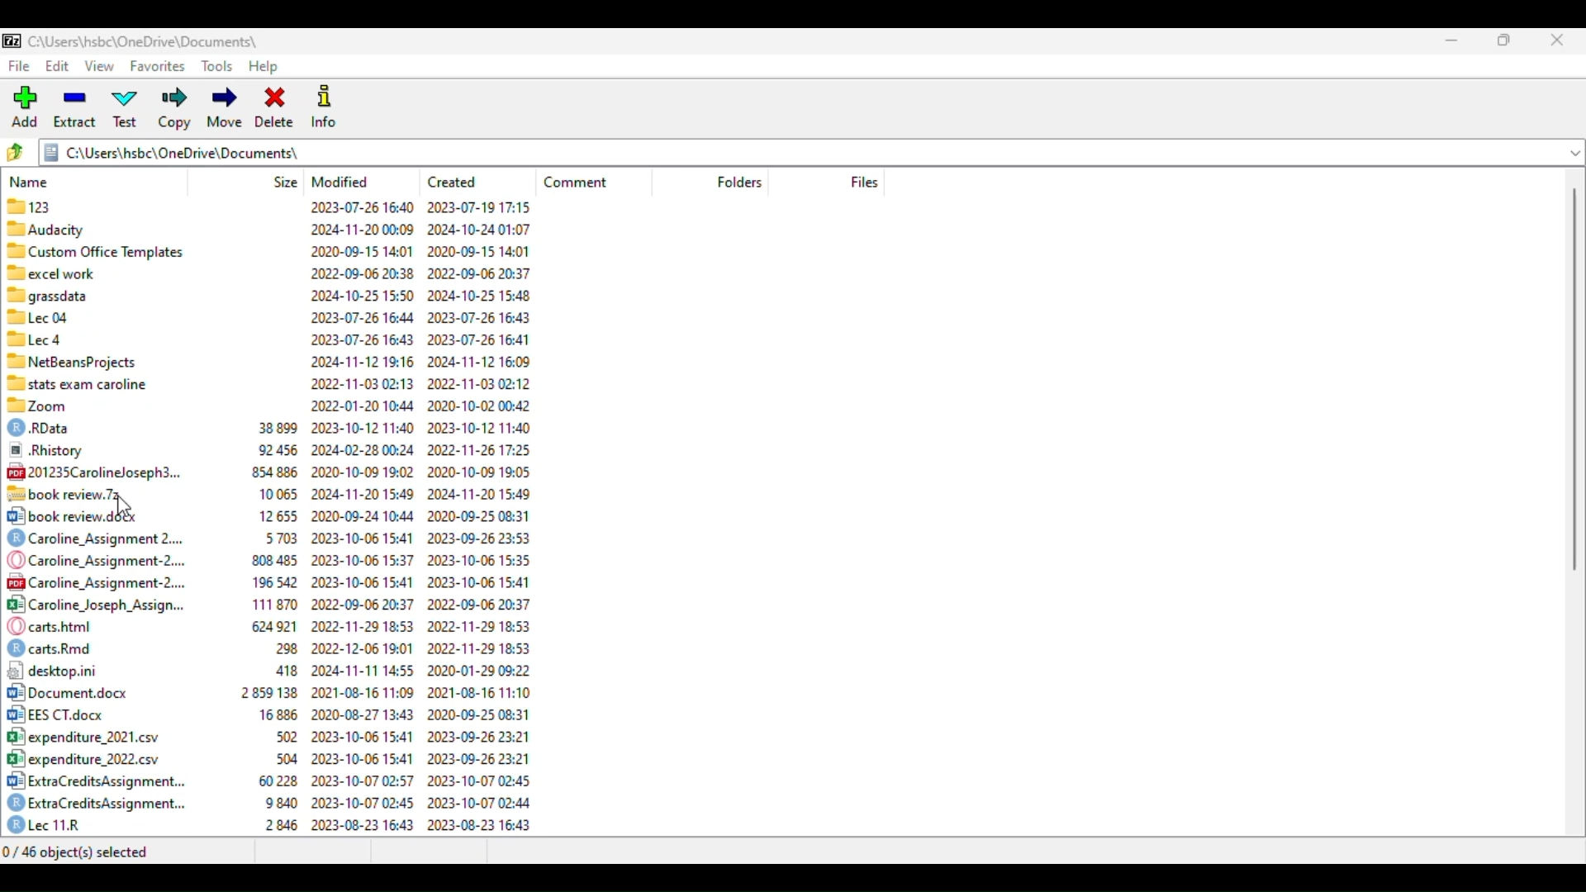 This screenshot has width=1586, height=892. What do you see at coordinates (269, 539) in the screenshot?
I see `) Caroline_Assignment 2.... 5703 2023-10-06 15:41 2023-09-26 23:53` at bounding box center [269, 539].